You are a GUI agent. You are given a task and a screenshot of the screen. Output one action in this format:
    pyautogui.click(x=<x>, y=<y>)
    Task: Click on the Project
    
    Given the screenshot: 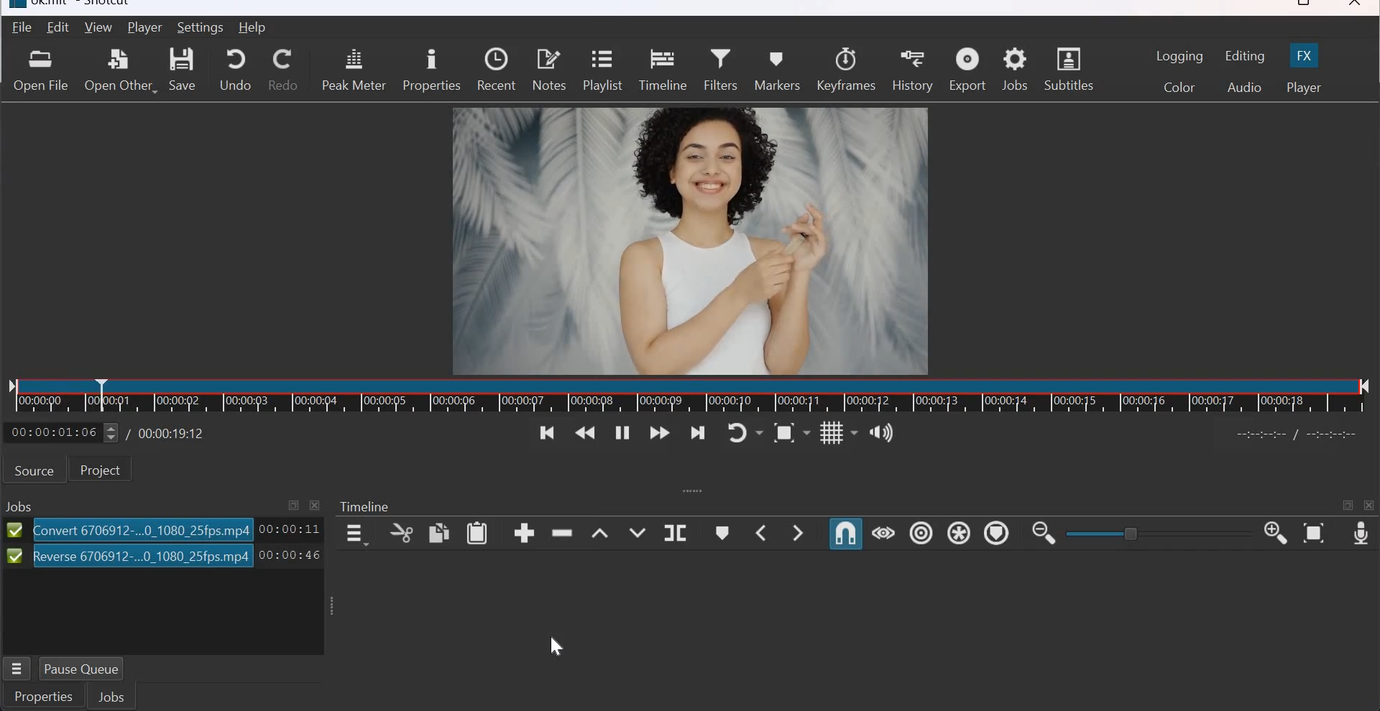 What is the action you would take?
    pyautogui.click(x=104, y=471)
    